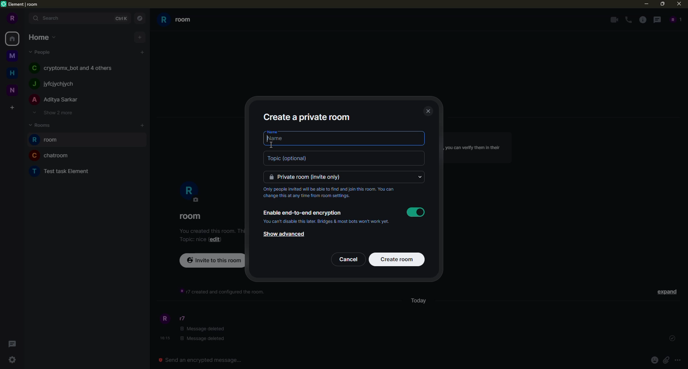 This screenshot has height=369, width=688. What do you see at coordinates (56, 83) in the screenshot?
I see `people` at bounding box center [56, 83].